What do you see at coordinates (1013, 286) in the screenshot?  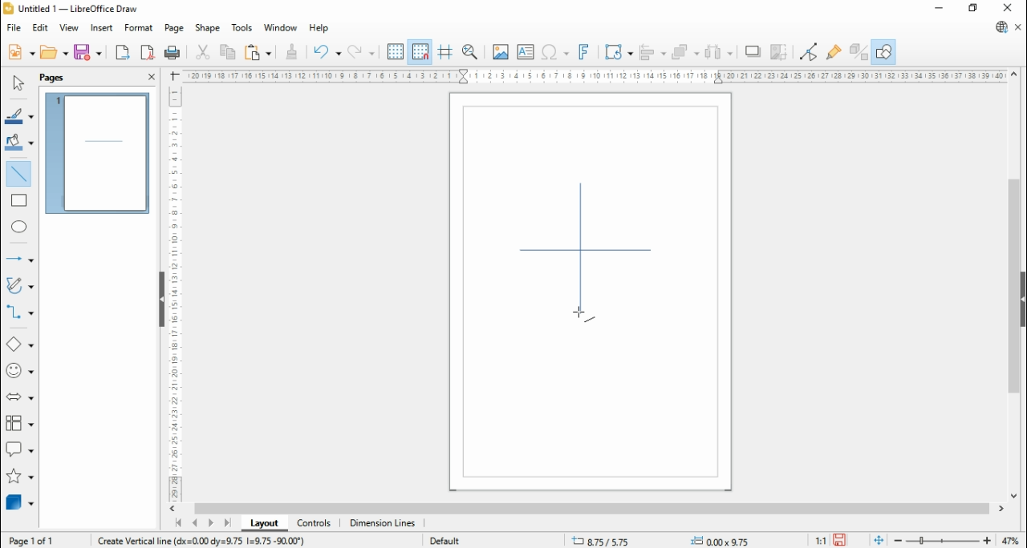 I see `scroll bar` at bounding box center [1013, 286].